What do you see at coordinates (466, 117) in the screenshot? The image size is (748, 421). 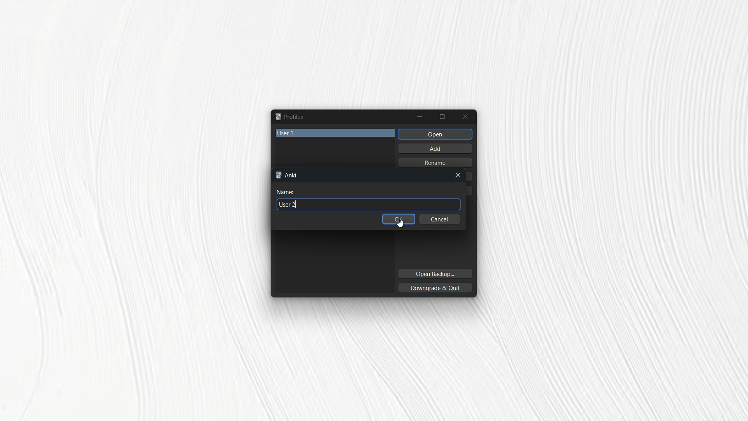 I see `Close window` at bounding box center [466, 117].